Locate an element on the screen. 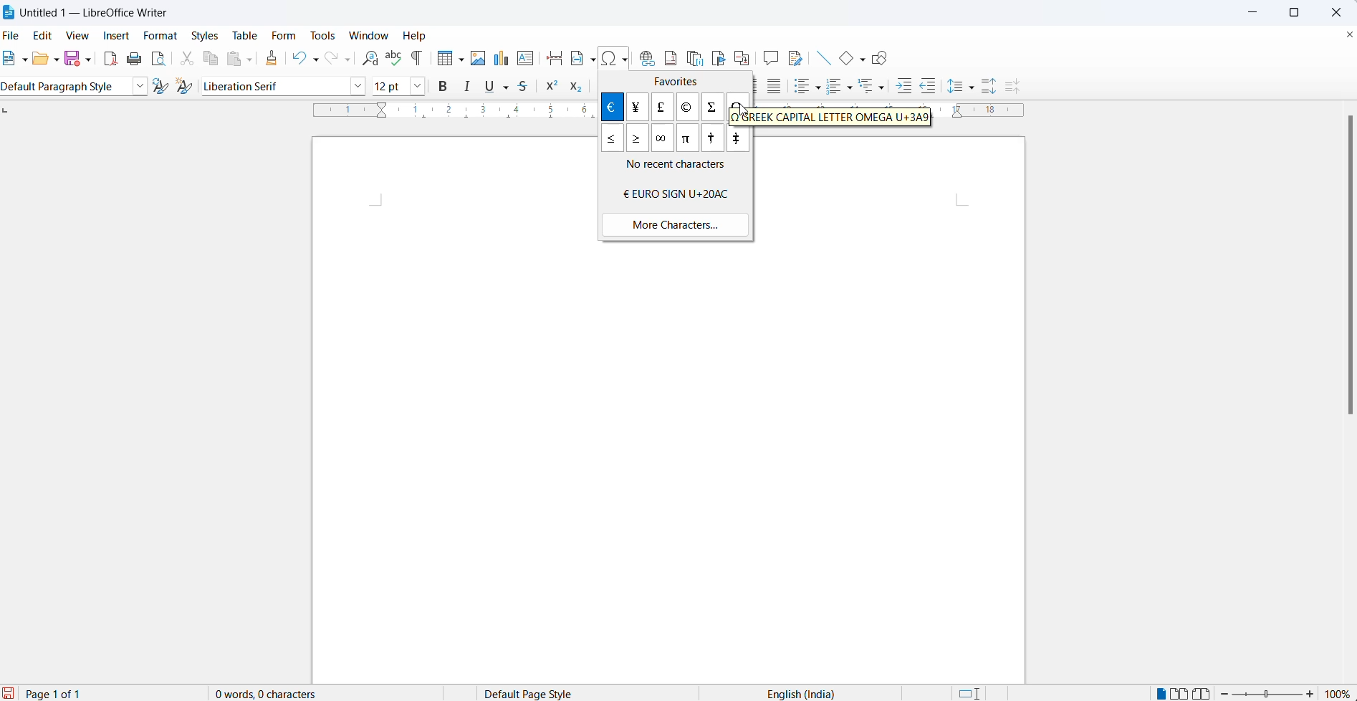 This screenshot has width=1357, height=701. redo options is located at coordinates (350, 61).